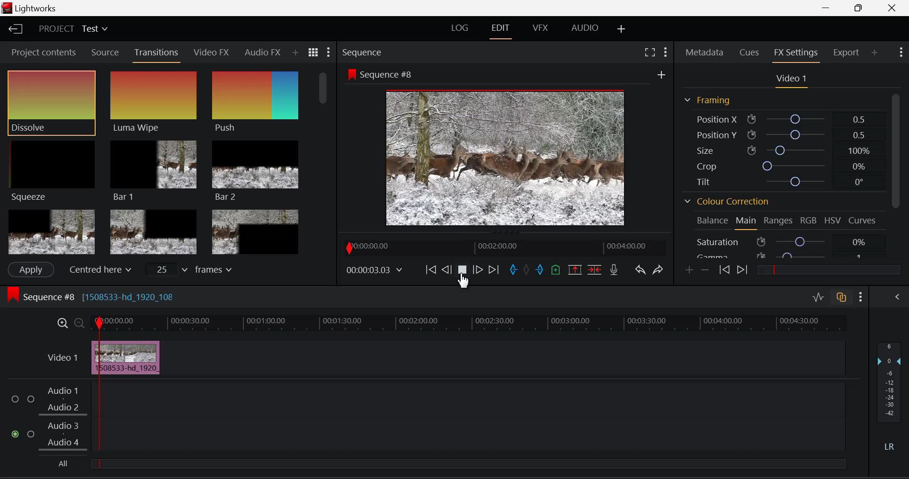 Image resolution: width=909 pixels, height=479 pixels. What do you see at coordinates (153, 231) in the screenshot?
I see `Box 2` at bounding box center [153, 231].